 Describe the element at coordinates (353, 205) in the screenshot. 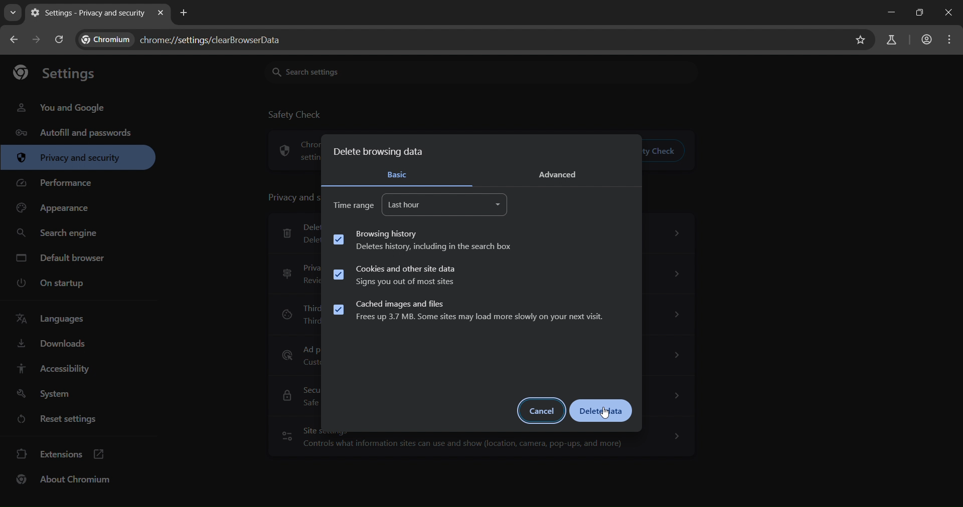

I see `time range` at that location.